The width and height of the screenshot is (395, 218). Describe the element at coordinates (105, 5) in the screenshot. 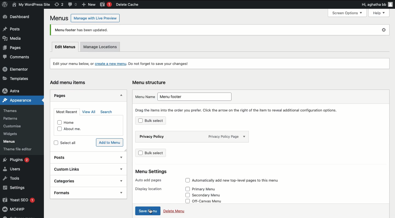

I see `Yoast` at that location.